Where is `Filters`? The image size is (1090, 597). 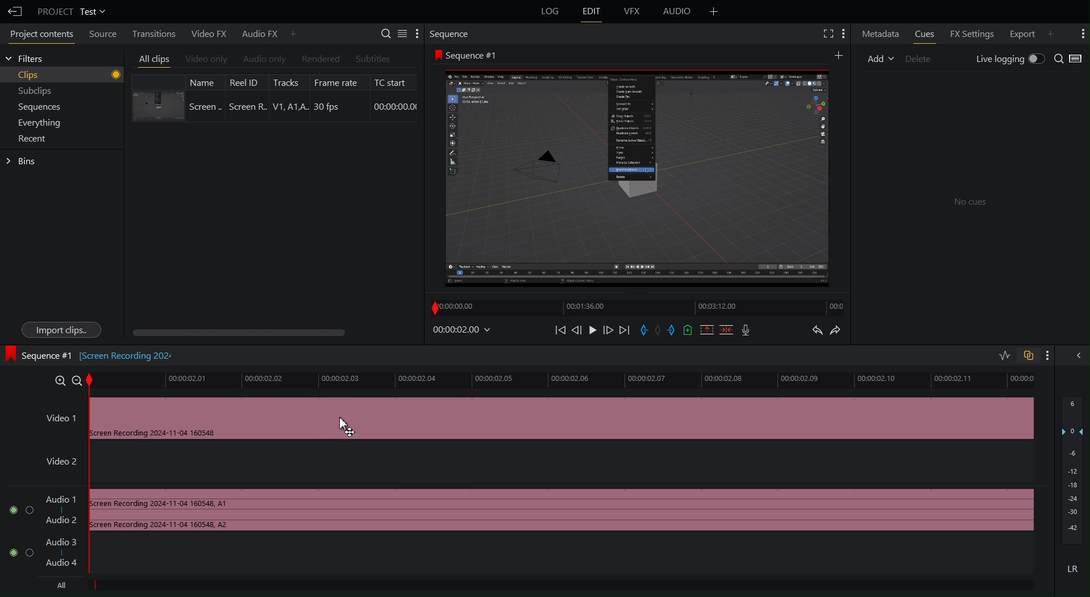 Filters is located at coordinates (28, 60).